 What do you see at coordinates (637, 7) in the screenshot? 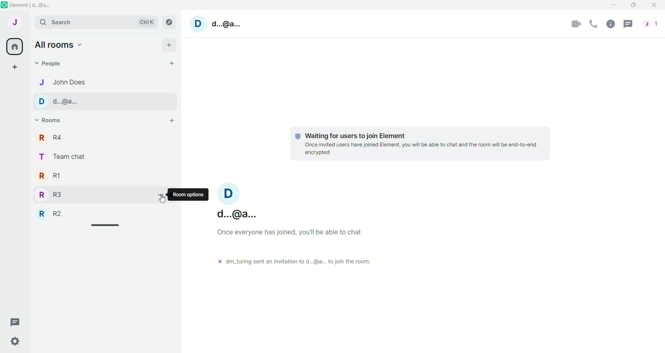
I see `maximize` at bounding box center [637, 7].